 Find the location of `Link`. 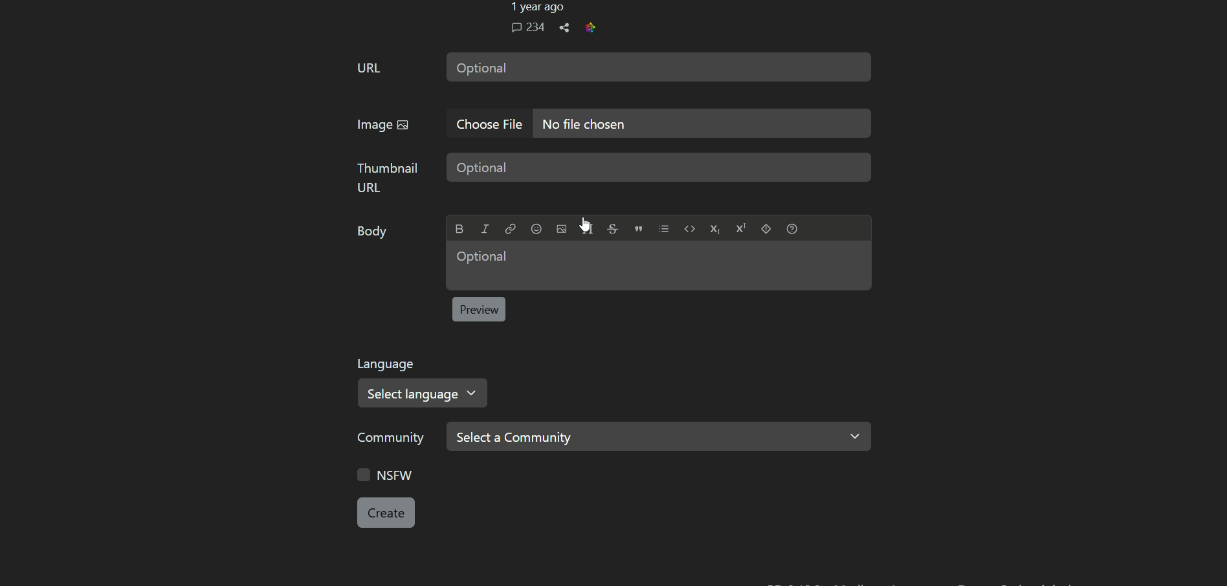

Link is located at coordinates (590, 27).